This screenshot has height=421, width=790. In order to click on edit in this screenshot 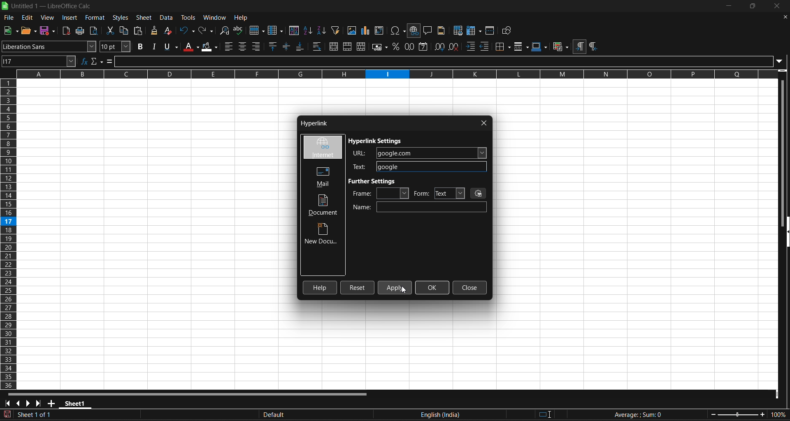, I will do `click(28, 18)`.